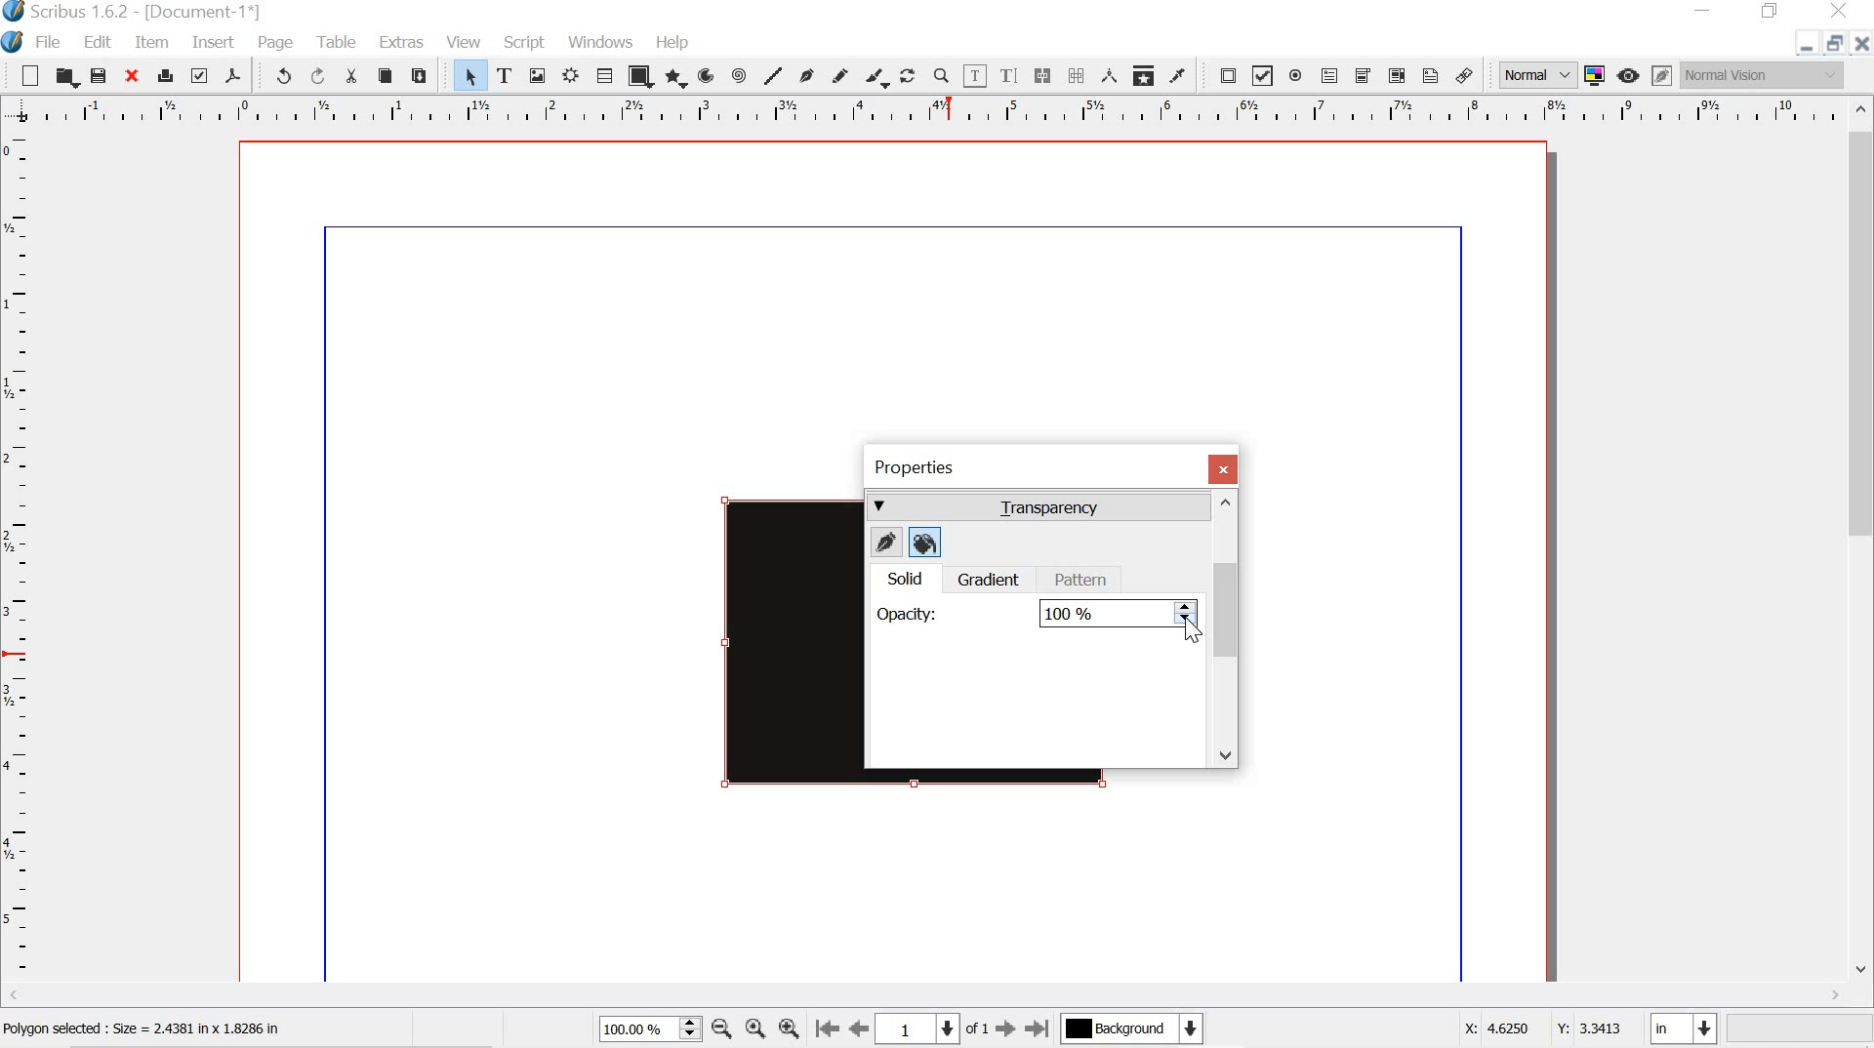 The width and height of the screenshot is (1874, 1048). What do you see at coordinates (1661, 73) in the screenshot?
I see `edit in preview mode` at bounding box center [1661, 73].